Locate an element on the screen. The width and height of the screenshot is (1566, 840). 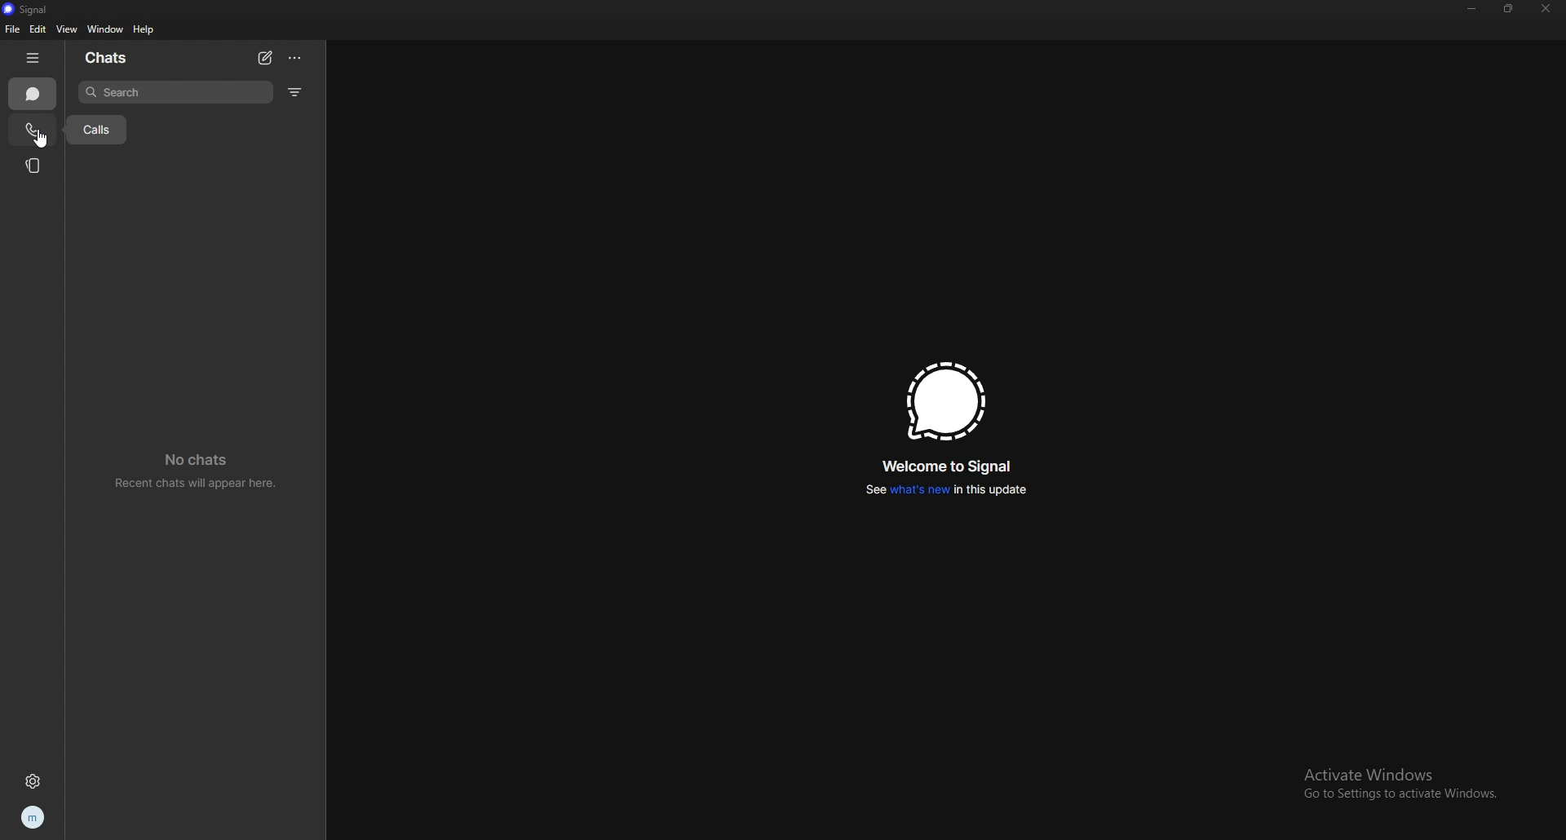
signal is located at coordinates (32, 10).